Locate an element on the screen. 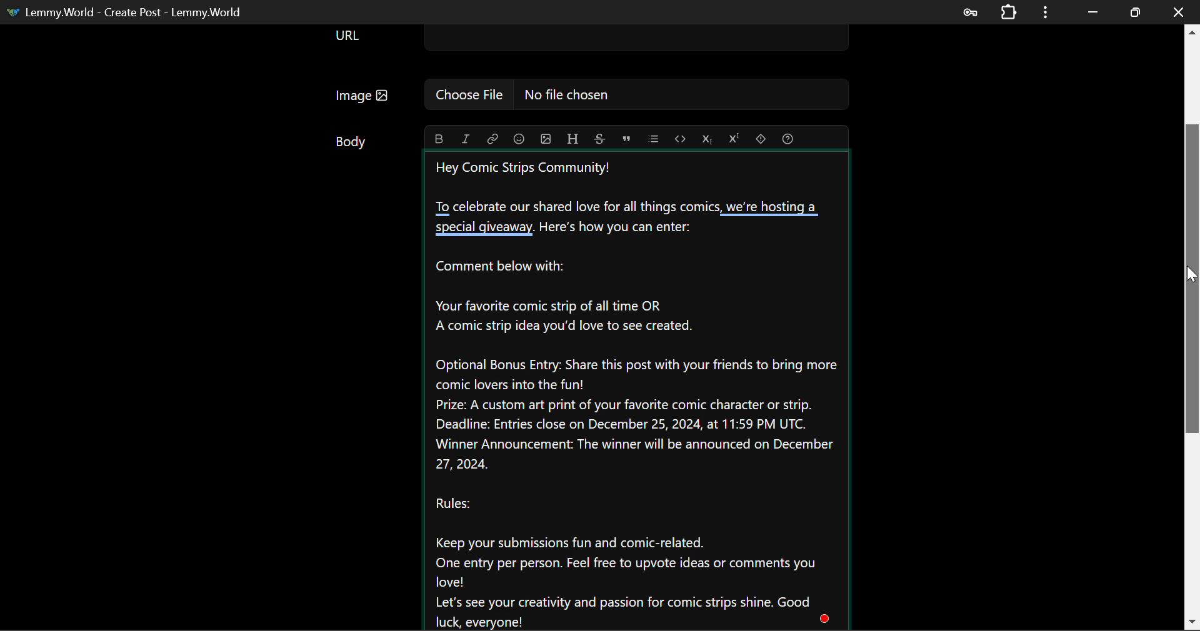 This screenshot has height=631, width=1200. code is located at coordinates (679, 137).